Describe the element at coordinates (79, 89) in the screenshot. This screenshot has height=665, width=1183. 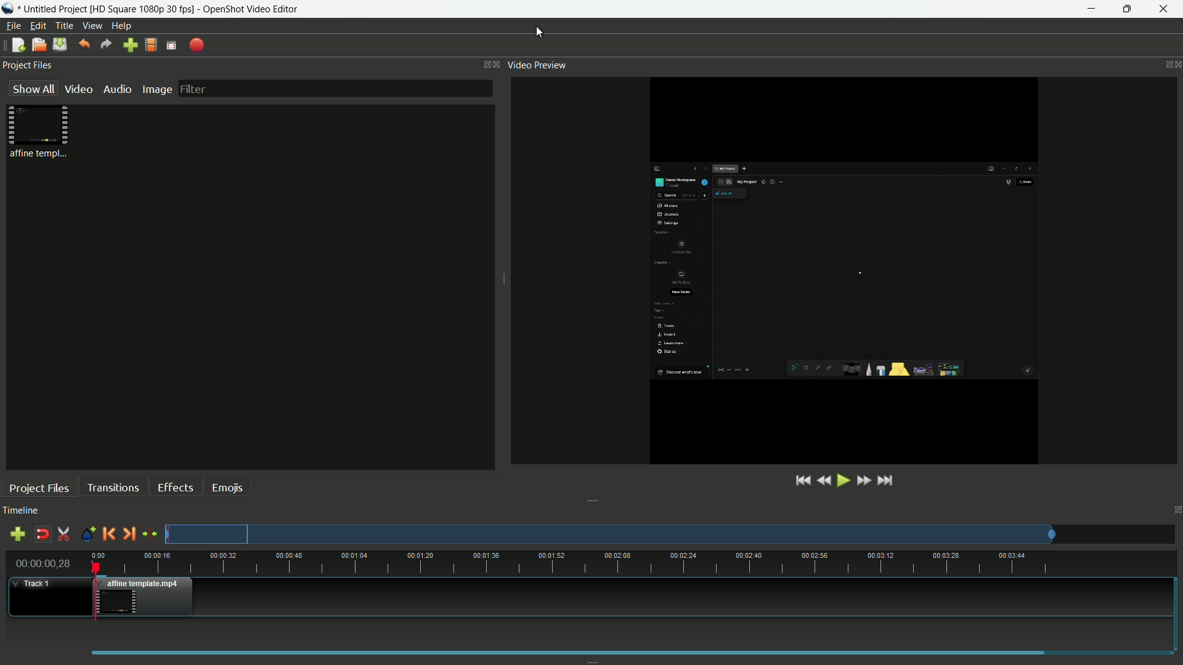
I see `video` at that location.